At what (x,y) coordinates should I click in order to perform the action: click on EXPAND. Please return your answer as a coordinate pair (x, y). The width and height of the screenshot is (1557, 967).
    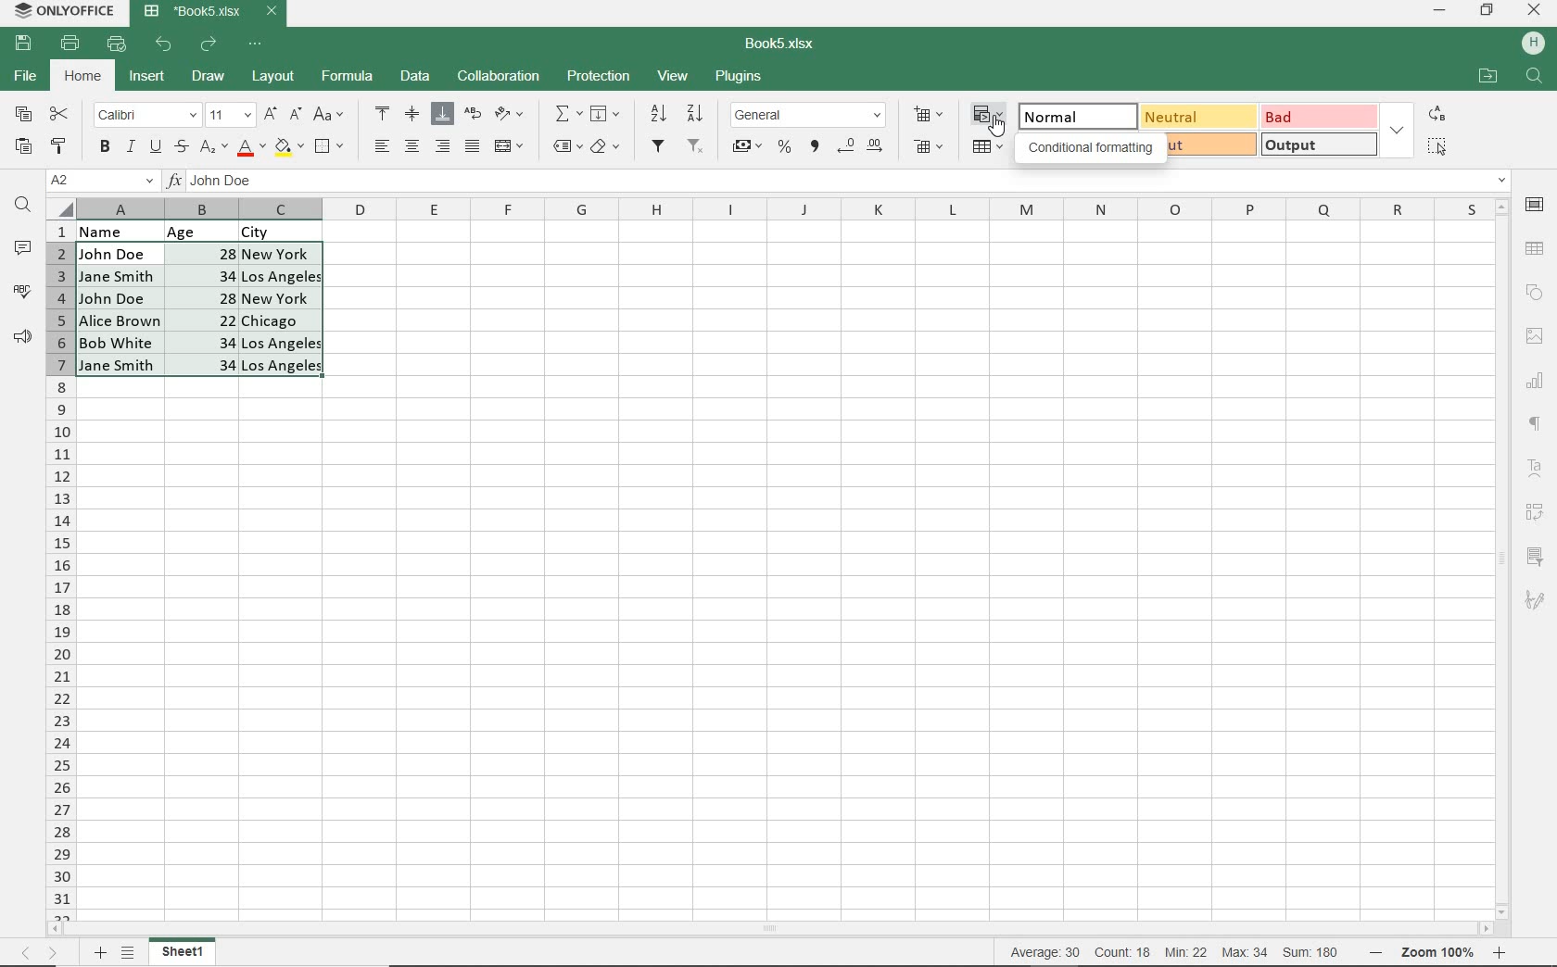
    Looking at the image, I should click on (1397, 130).